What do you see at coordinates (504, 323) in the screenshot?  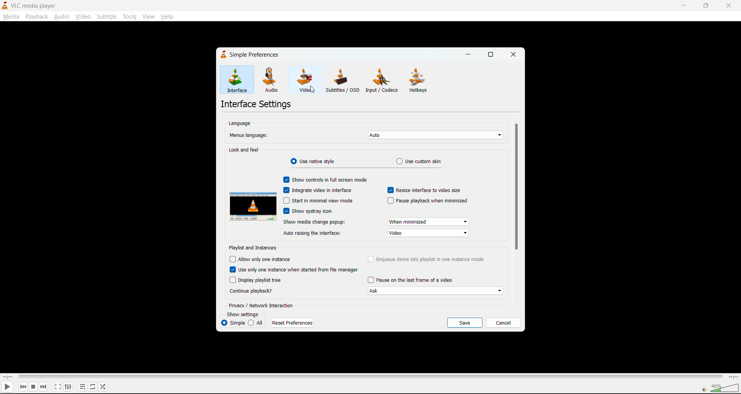 I see `cancel` at bounding box center [504, 323].